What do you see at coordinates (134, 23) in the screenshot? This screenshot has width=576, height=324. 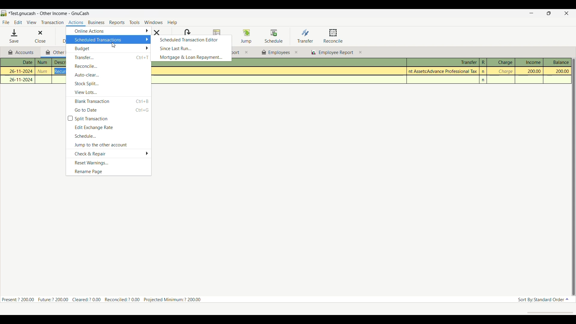 I see `Tools menu` at bounding box center [134, 23].